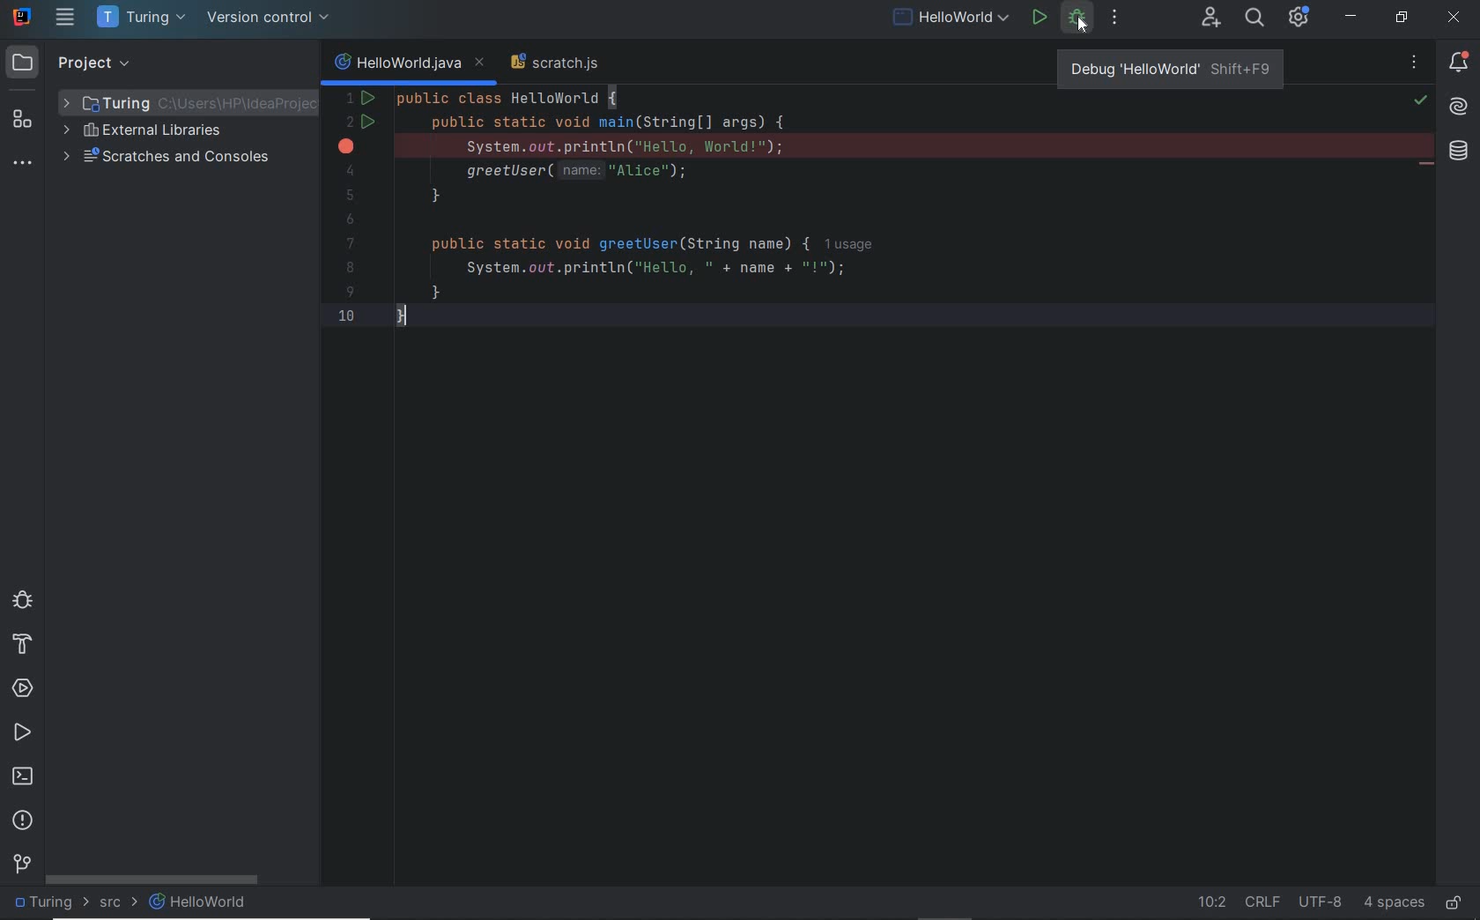 The image size is (1480, 920). Describe the element at coordinates (1262, 903) in the screenshot. I see `line separator` at that location.